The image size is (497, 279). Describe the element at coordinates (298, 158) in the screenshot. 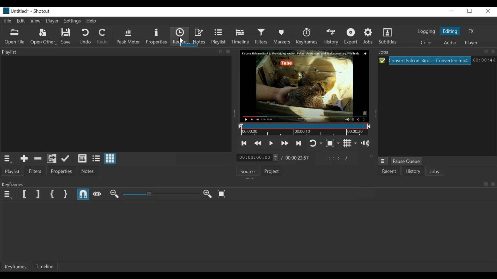

I see `Total duration` at that location.